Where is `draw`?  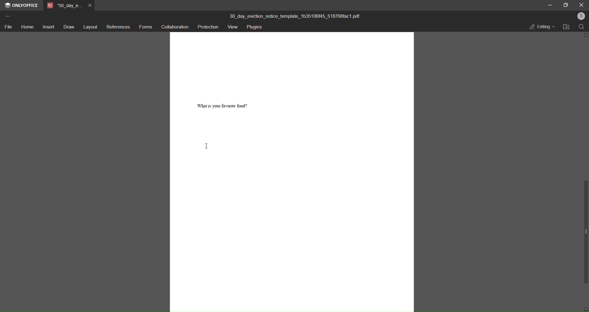 draw is located at coordinates (69, 27).